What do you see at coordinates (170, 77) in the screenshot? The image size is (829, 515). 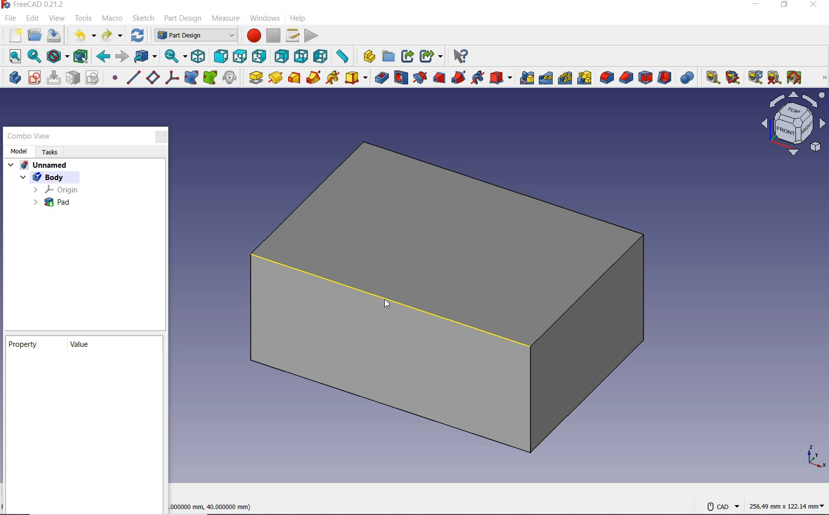 I see `create a local coordinate system` at bounding box center [170, 77].